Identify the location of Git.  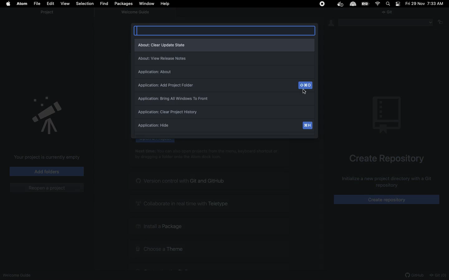
(438, 275).